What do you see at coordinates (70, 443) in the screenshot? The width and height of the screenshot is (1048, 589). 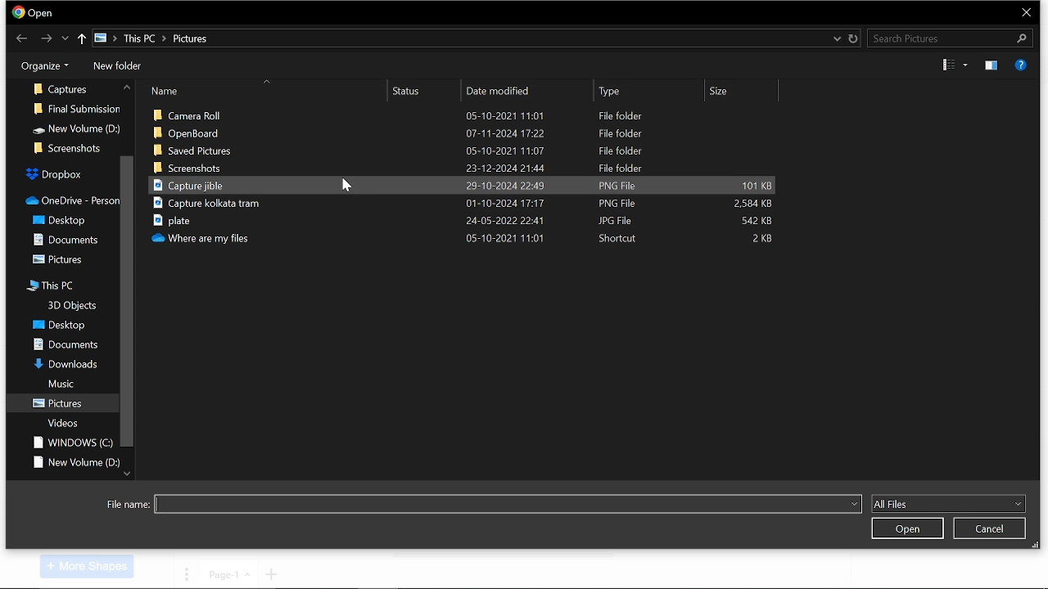 I see `folders` at bounding box center [70, 443].